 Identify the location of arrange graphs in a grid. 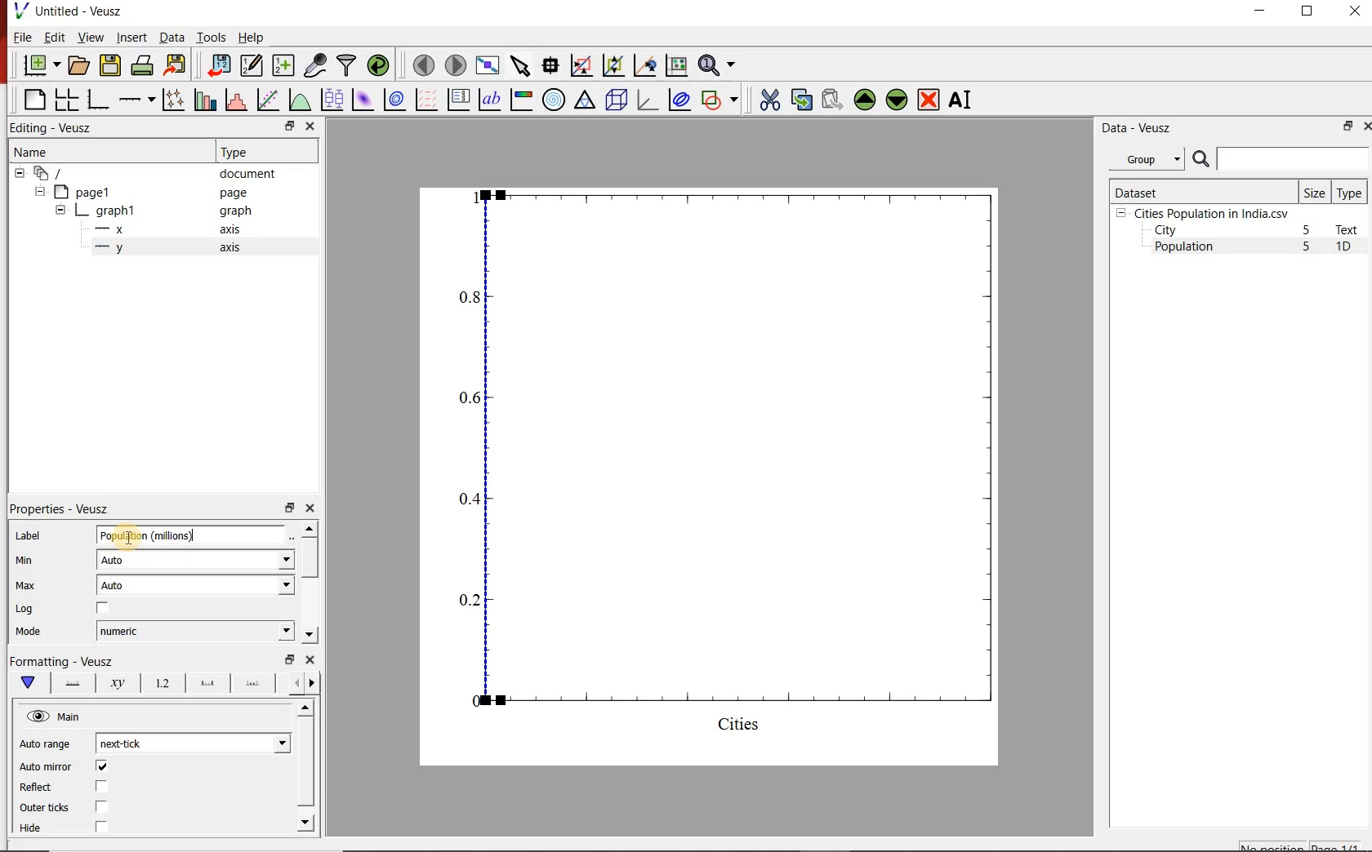
(66, 100).